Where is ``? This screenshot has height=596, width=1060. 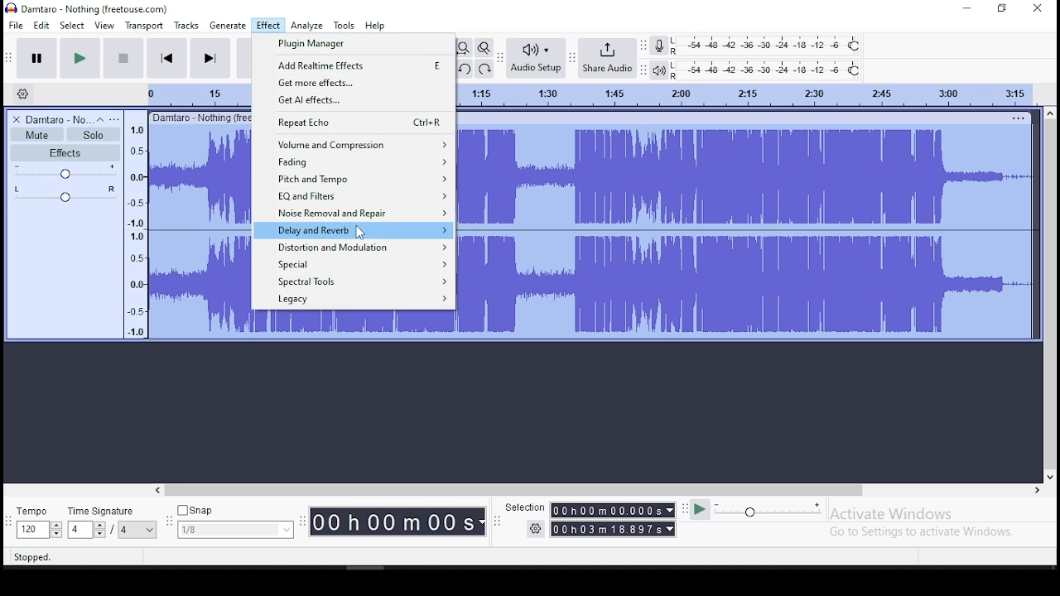
 is located at coordinates (133, 232).